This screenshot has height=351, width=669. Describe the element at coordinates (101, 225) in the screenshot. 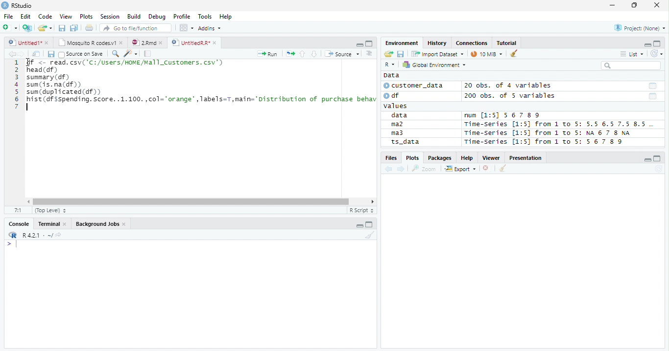

I see `Background jobs` at that location.